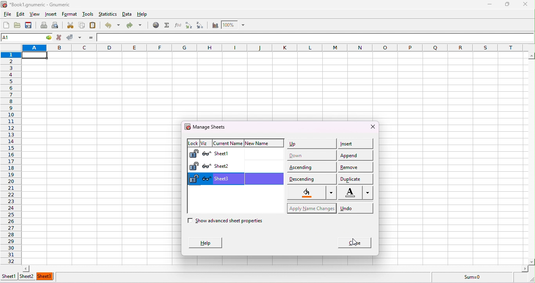 The width and height of the screenshot is (535, 283). Describe the element at coordinates (236, 25) in the screenshot. I see `zoom` at that location.